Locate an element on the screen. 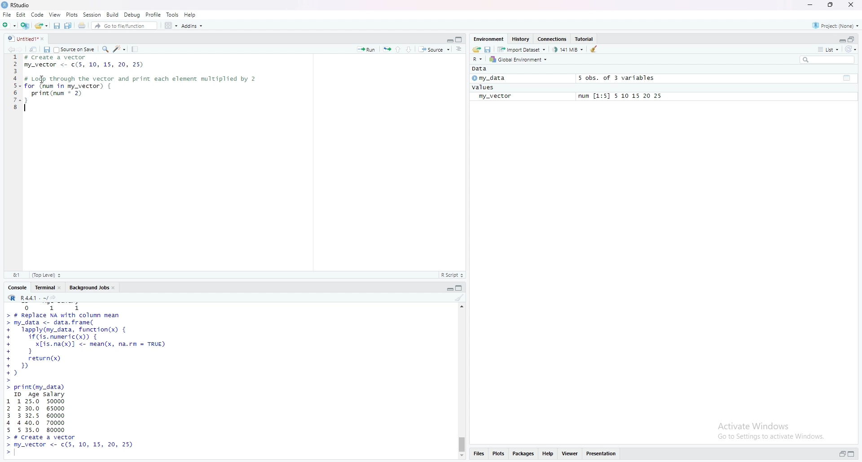 The height and width of the screenshot is (462, 862). Rstudio is located at coordinates (18, 5).